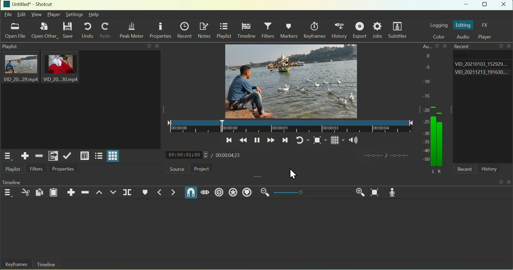  I want to click on Next Markeer, so click(174, 192).